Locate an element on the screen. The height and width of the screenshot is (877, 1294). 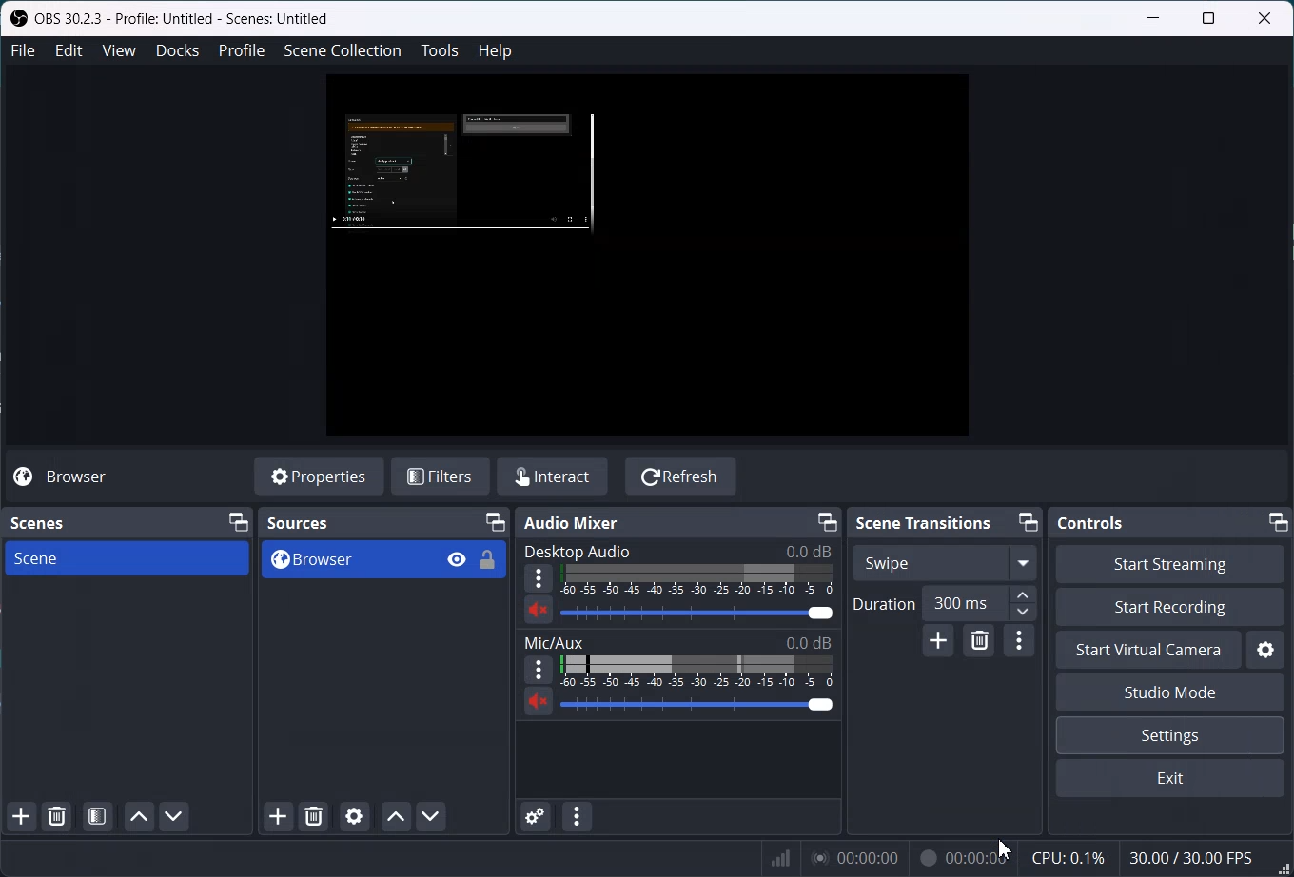
Browser is located at coordinates (346, 560).